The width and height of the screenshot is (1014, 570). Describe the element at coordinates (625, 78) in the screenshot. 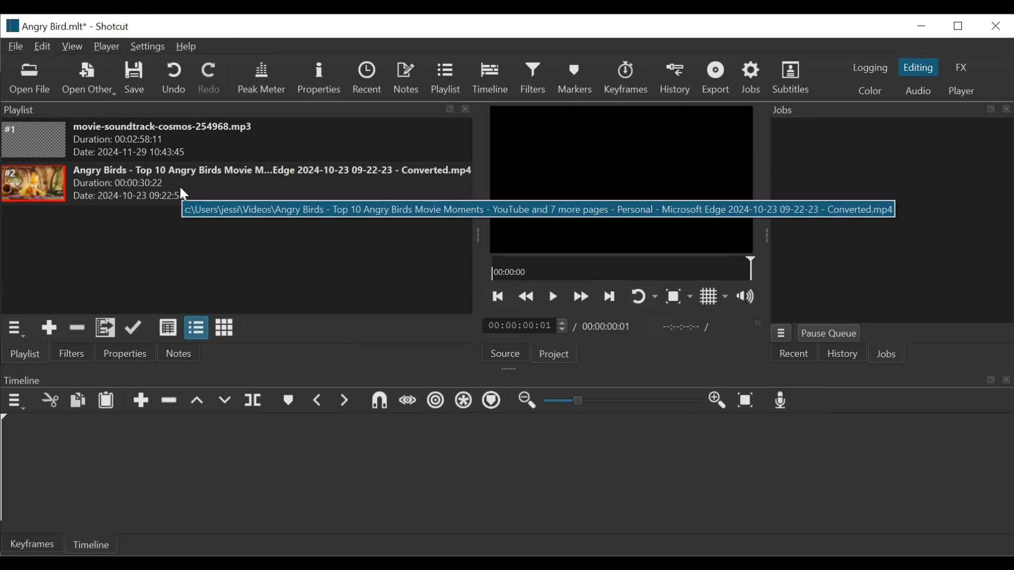

I see `Keyframes` at that location.